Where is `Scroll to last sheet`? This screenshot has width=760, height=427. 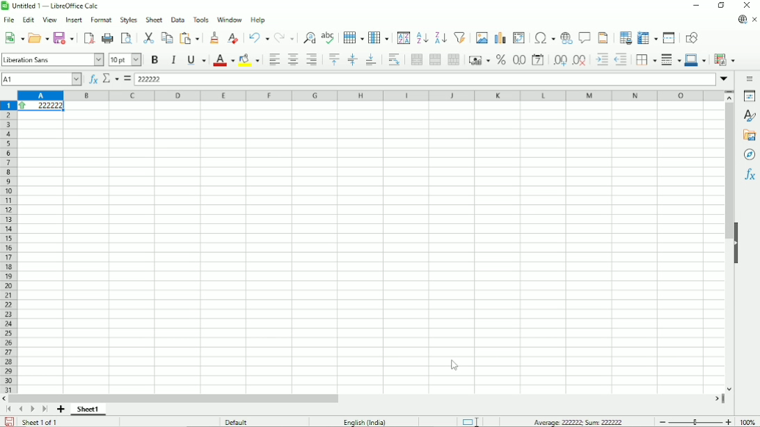 Scroll to last sheet is located at coordinates (45, 410).